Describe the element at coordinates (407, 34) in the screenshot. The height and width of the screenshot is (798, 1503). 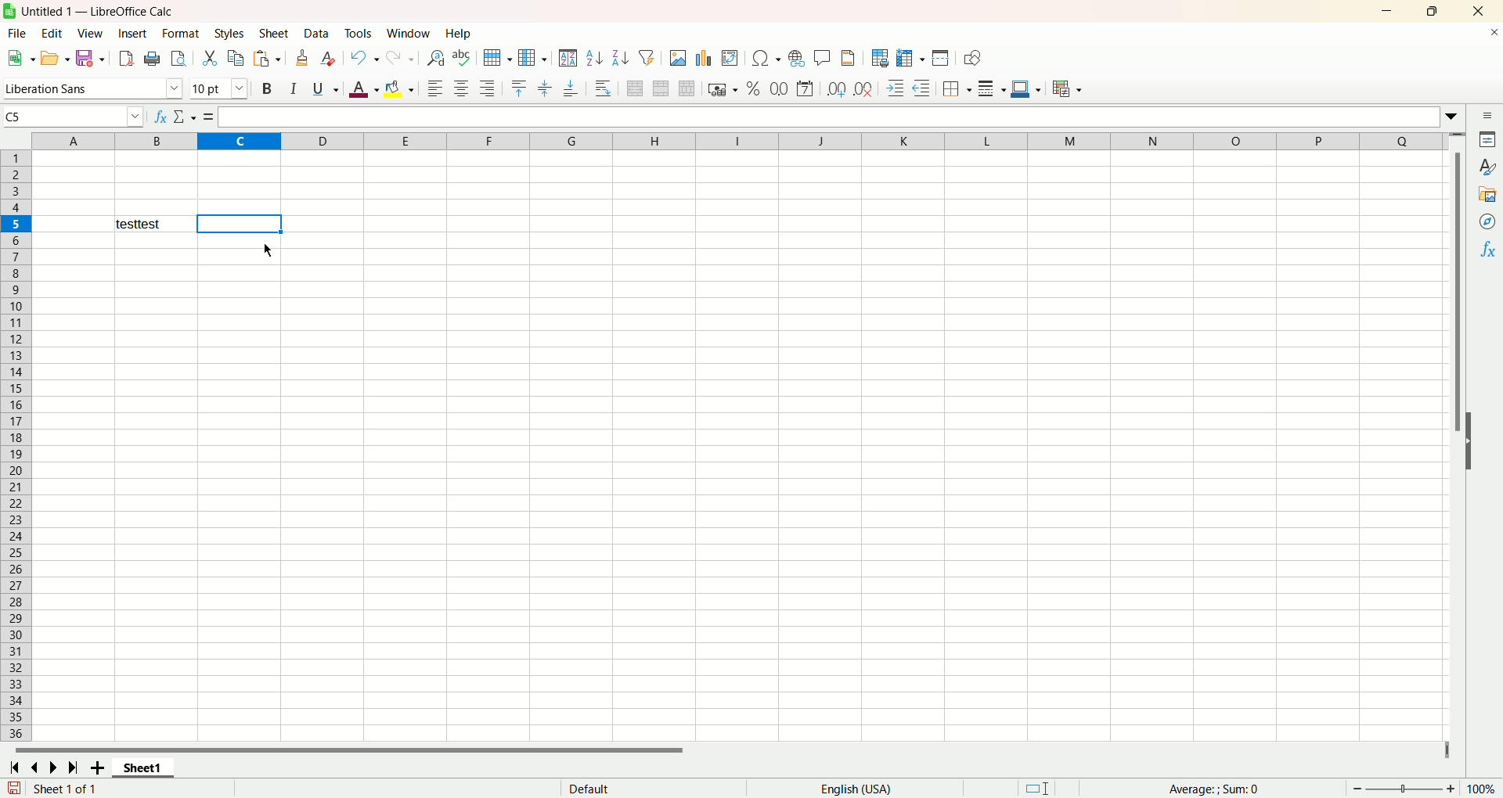
I see `window` at that location.